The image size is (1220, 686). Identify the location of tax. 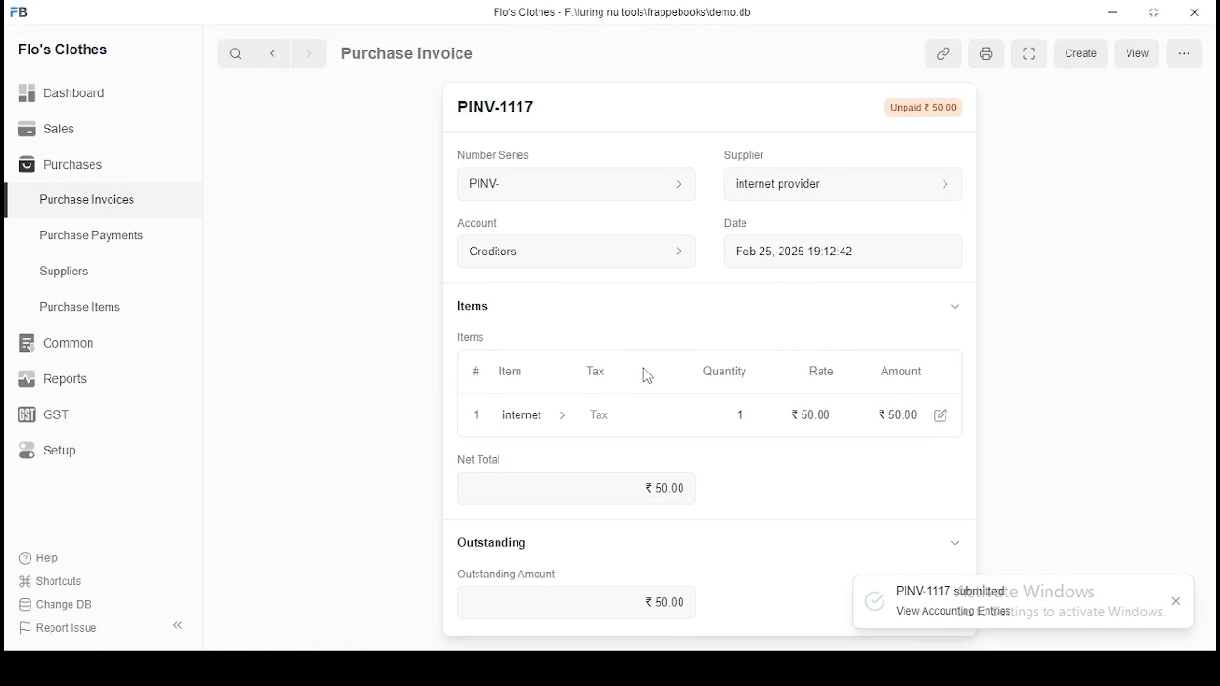
(594, 372).